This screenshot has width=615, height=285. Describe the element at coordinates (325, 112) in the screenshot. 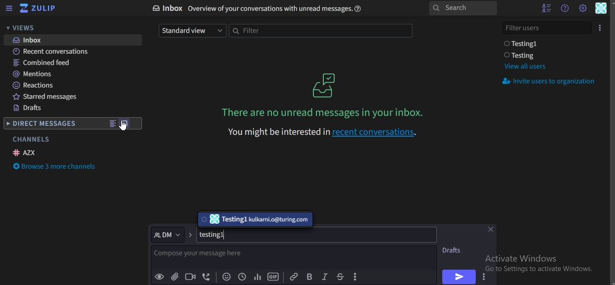

I see `There are no unread messages in your inbox.` at that location.